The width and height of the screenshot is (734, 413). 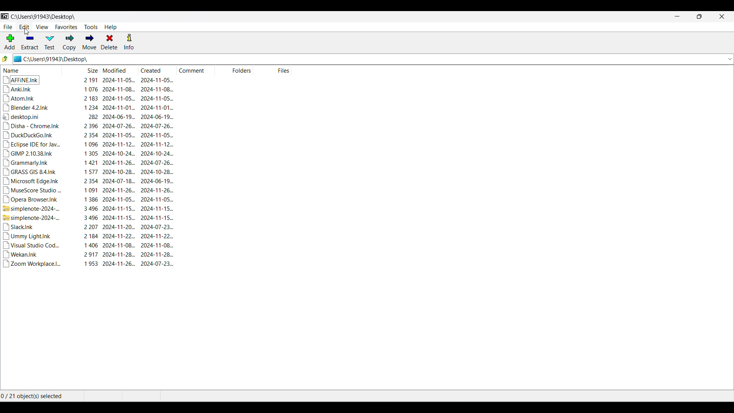 I want to click on Copy, so click(x=70, y=42).